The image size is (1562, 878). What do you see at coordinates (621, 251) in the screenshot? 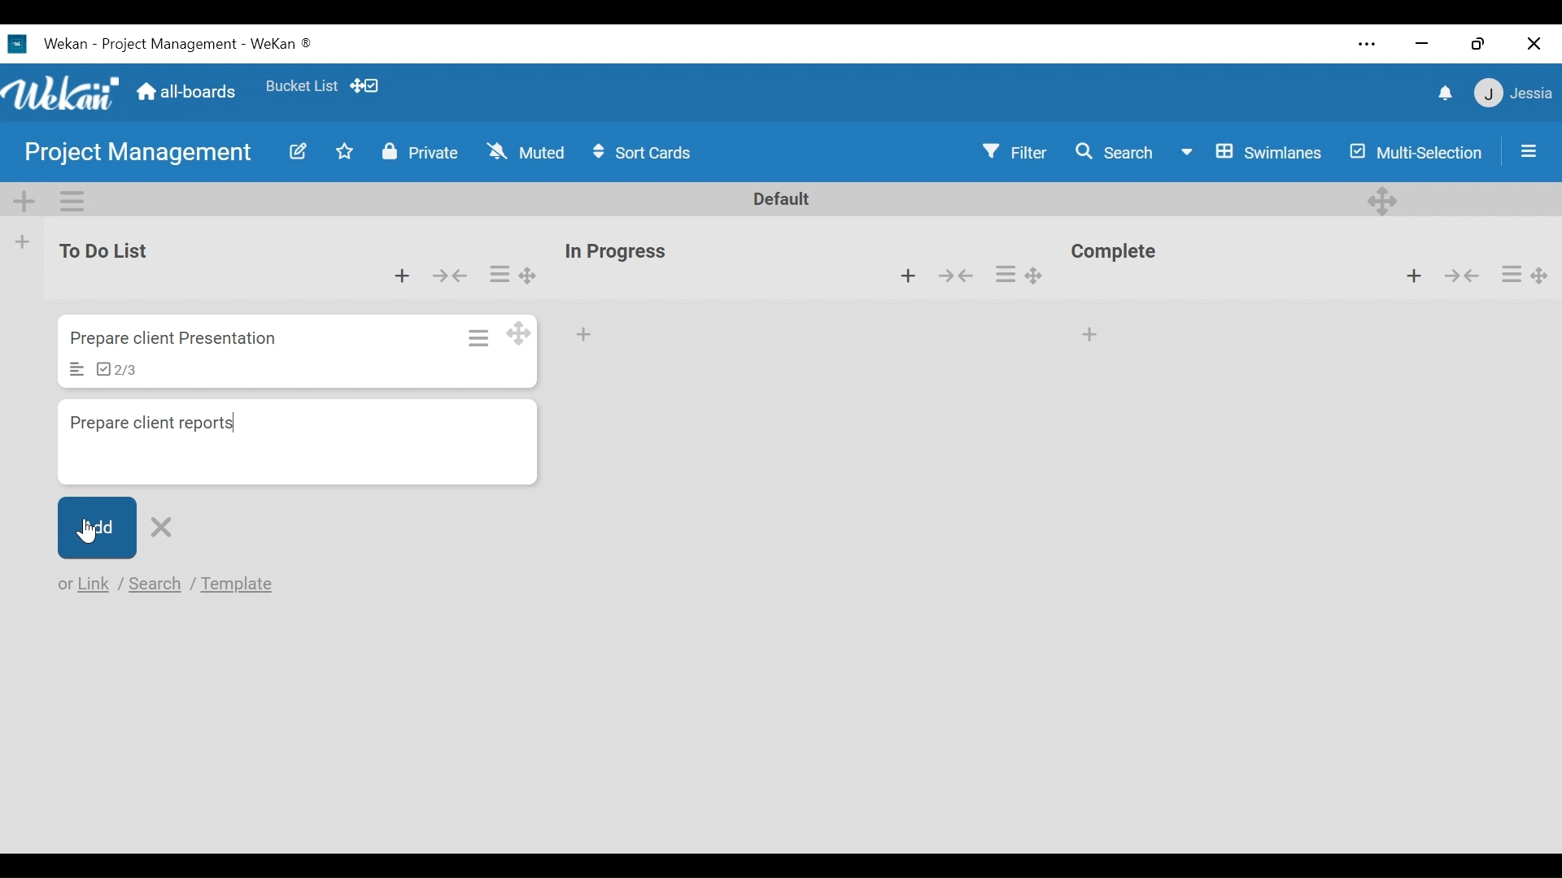
I see `In progress` at bounding box center [621, 251].